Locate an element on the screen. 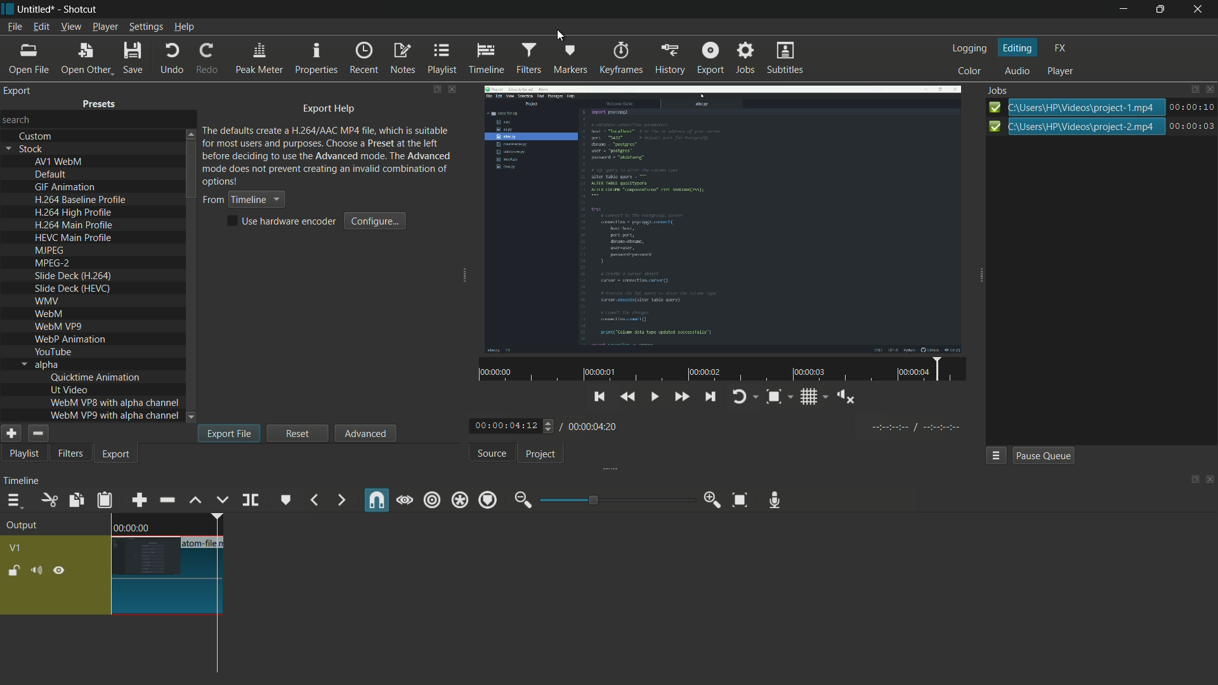 The image size is (1218, 685). toggle player looping is located at coordinates (877, 427).